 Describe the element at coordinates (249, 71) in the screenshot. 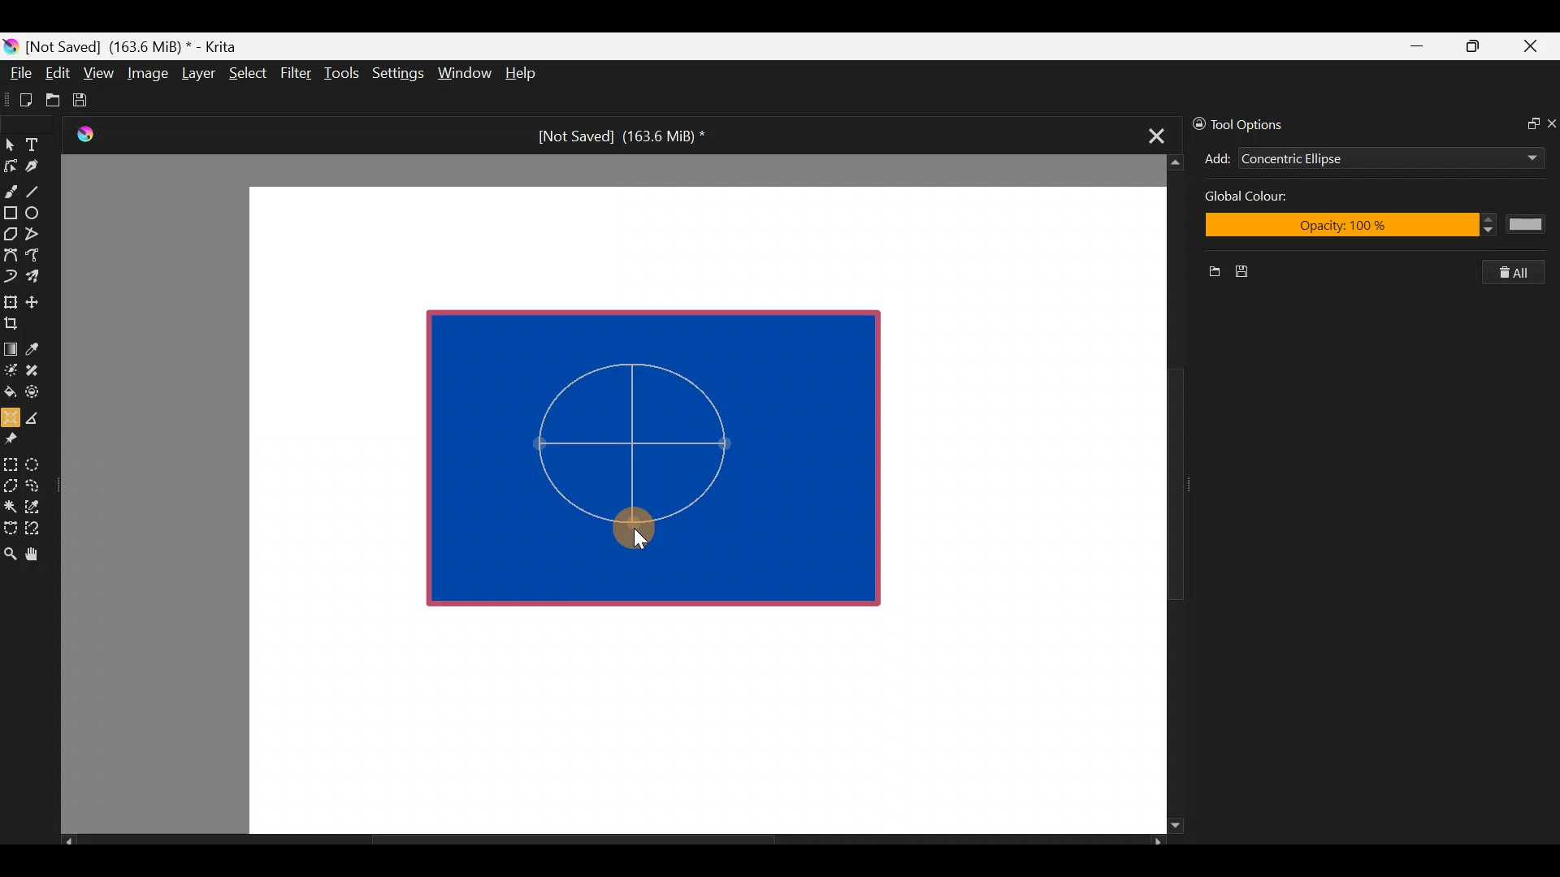

I see `Select` at that location.